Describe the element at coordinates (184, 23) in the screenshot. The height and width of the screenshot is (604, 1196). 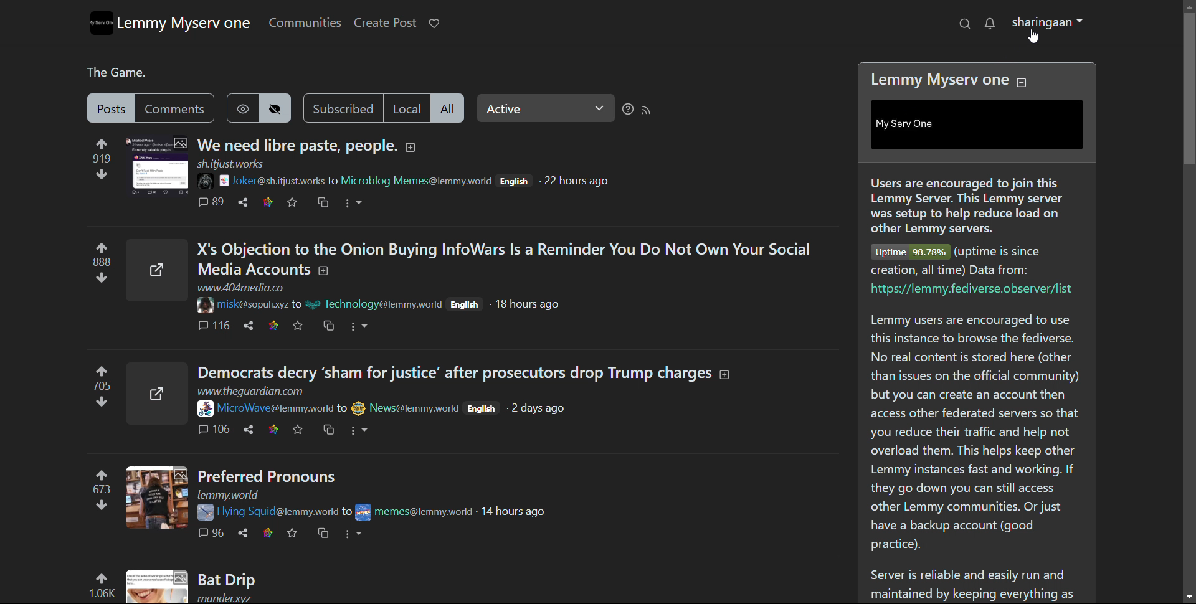
I see `lemmy myserv one` at that location.